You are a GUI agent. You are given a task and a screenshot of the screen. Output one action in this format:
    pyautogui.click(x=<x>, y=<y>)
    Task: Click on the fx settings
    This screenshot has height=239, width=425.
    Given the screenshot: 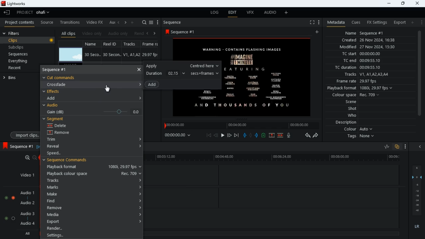 What is the action you would take?
    pyautogui.click(x=377, y=22)
    